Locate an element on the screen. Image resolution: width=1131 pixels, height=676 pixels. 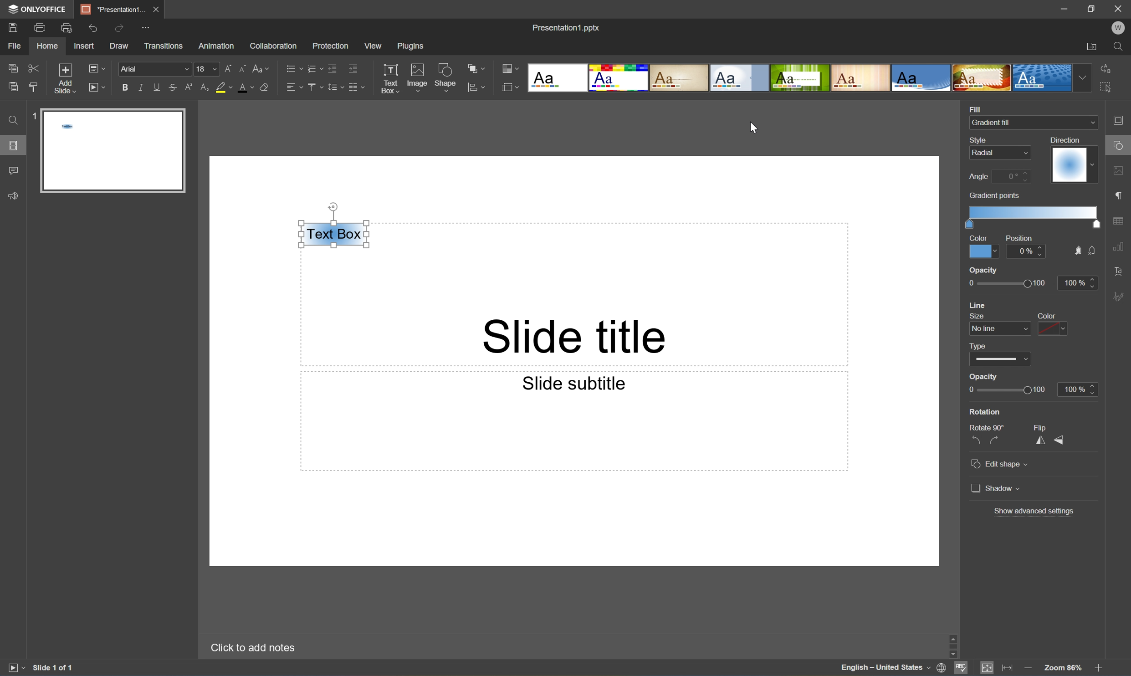
Paragraph settings is located at coordinates (1120, 197).